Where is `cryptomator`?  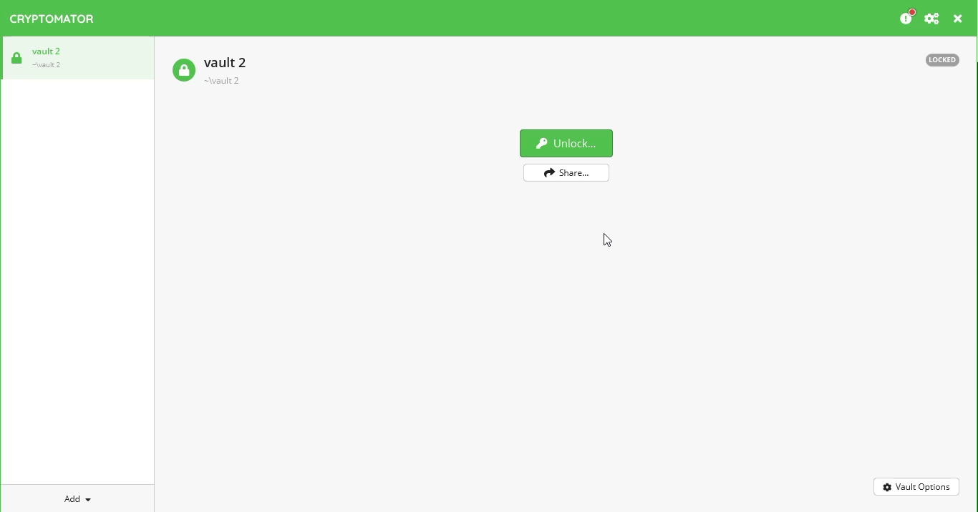
cryptomator is located at coordinates (52, 19).